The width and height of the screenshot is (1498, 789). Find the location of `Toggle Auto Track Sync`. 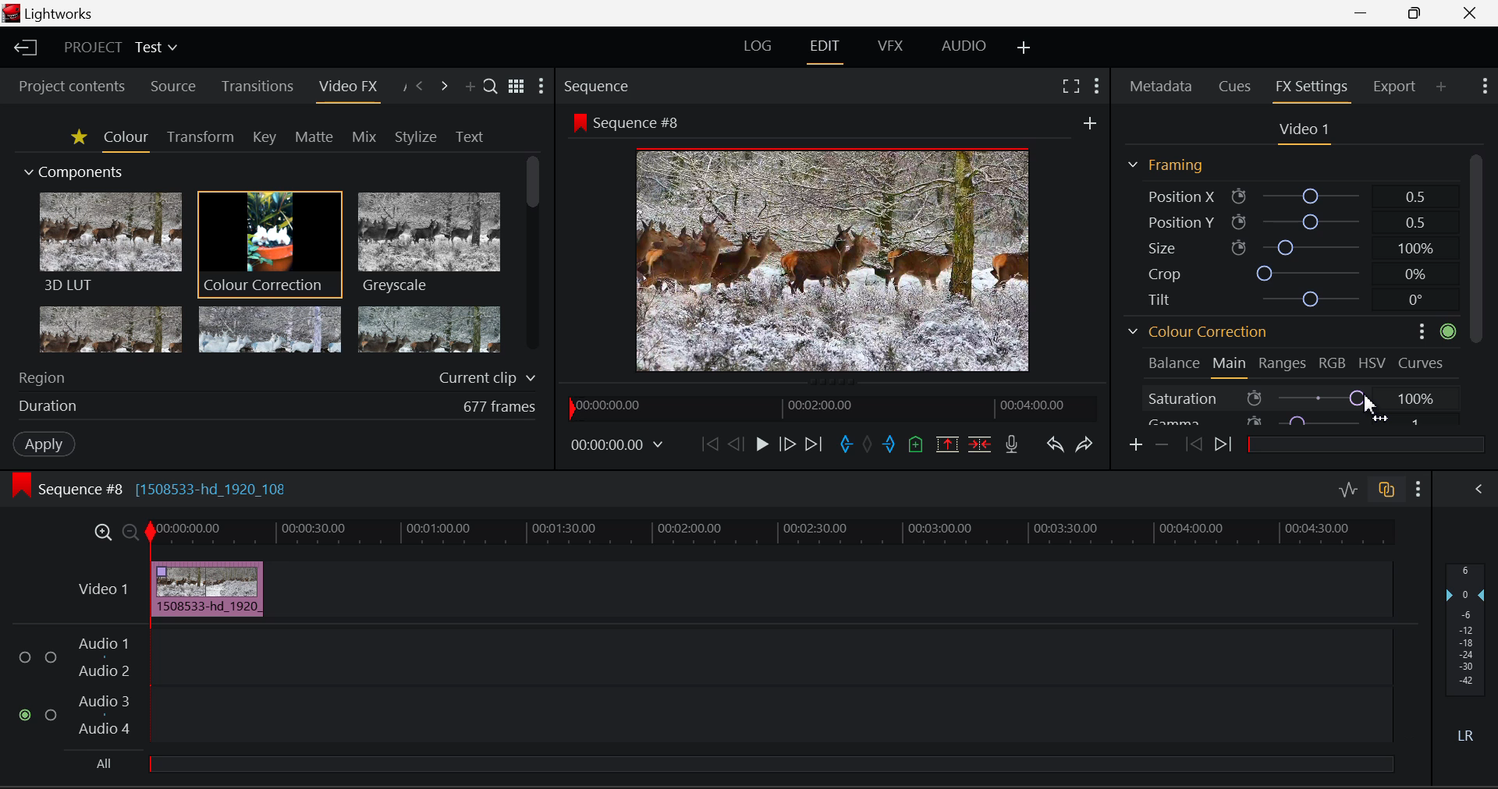

Toggle Auto Track Sync is located at coordinates (1386, 491).